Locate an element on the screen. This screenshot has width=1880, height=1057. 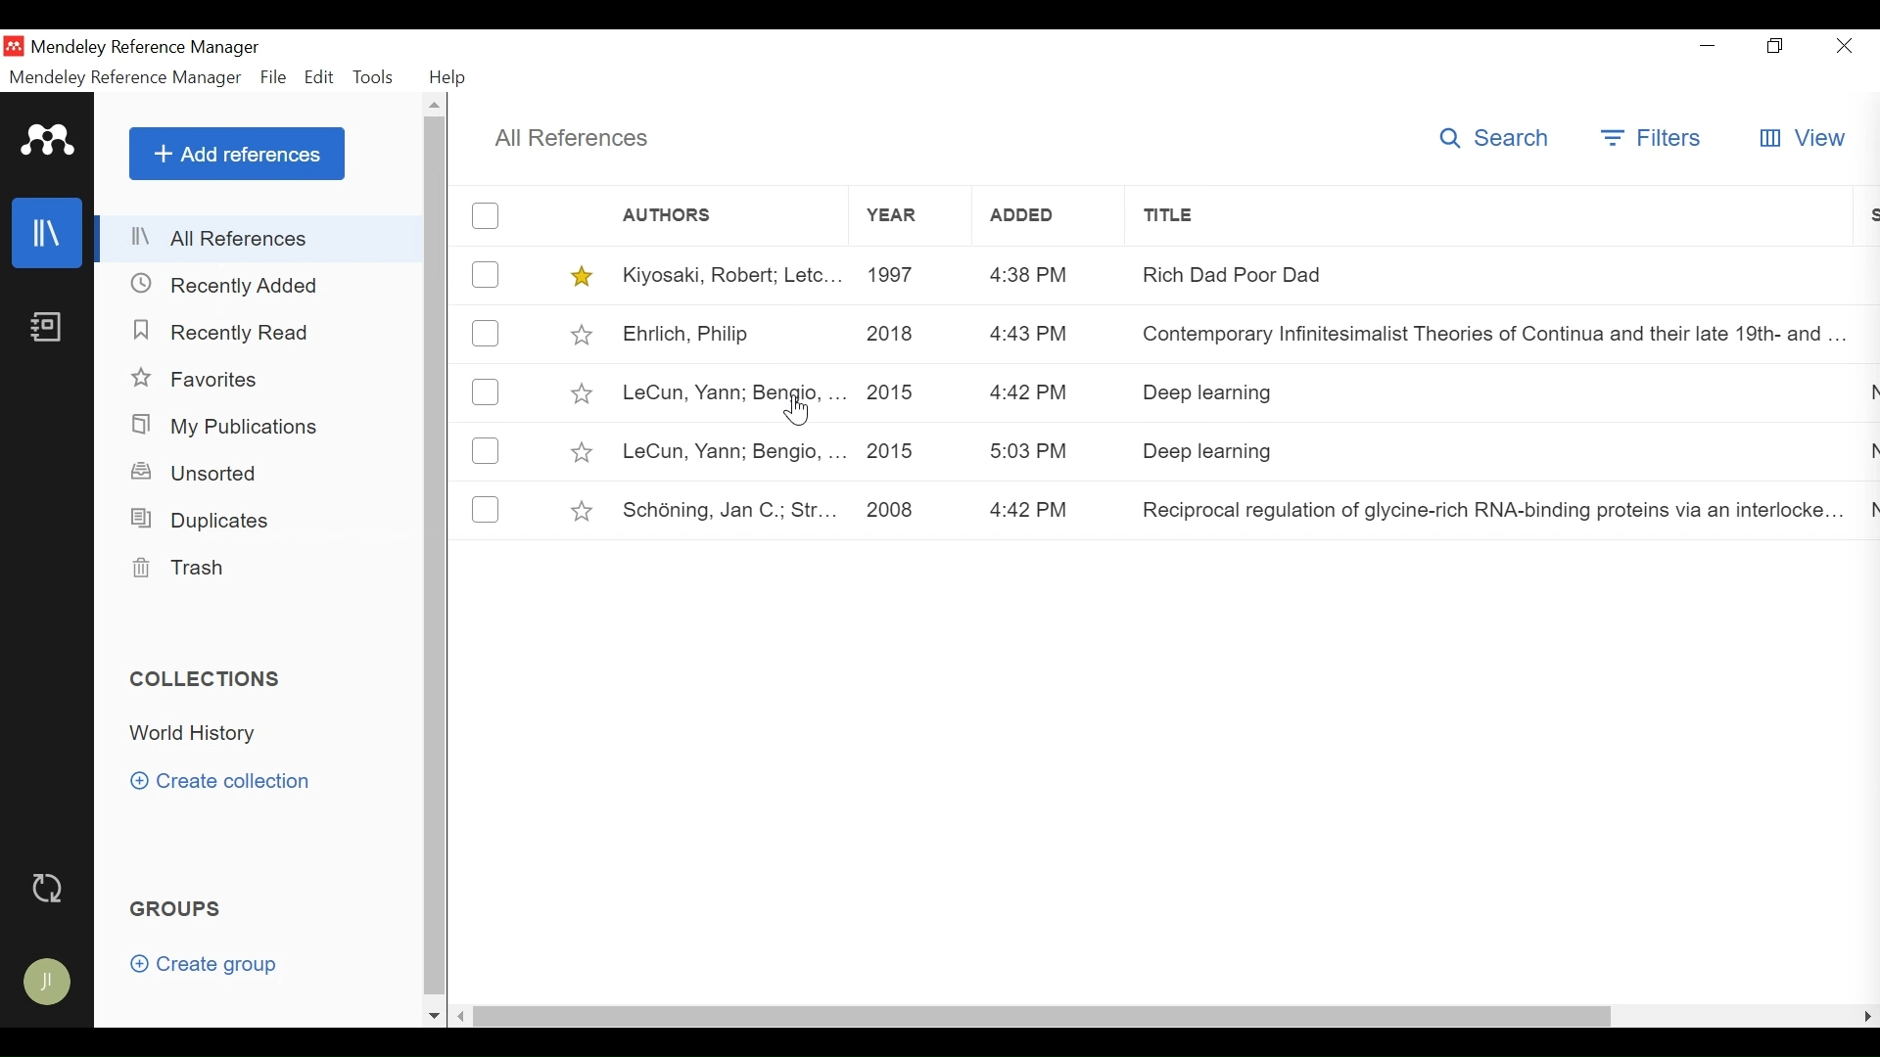
Notebook is located at coordinates (45, 329).